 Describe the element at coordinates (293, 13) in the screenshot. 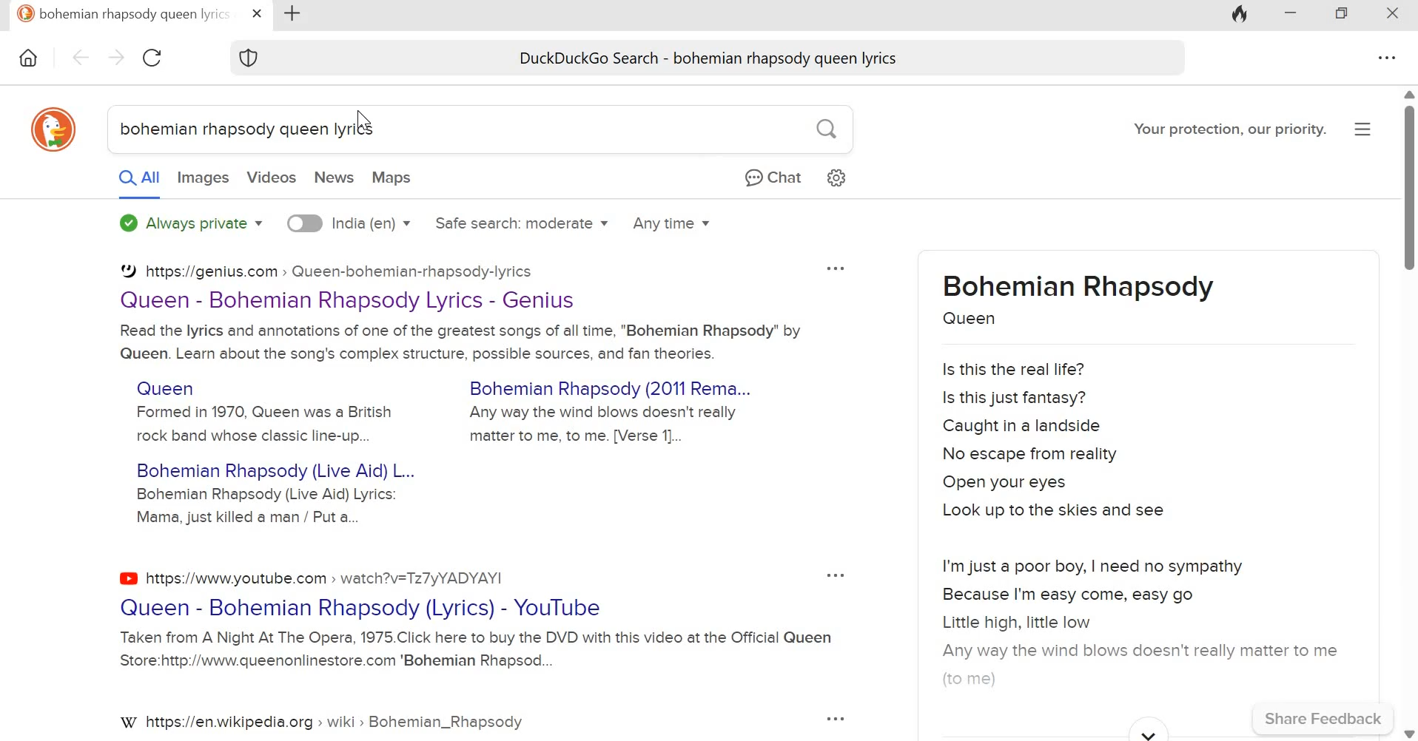

I see `New tab` at that location.